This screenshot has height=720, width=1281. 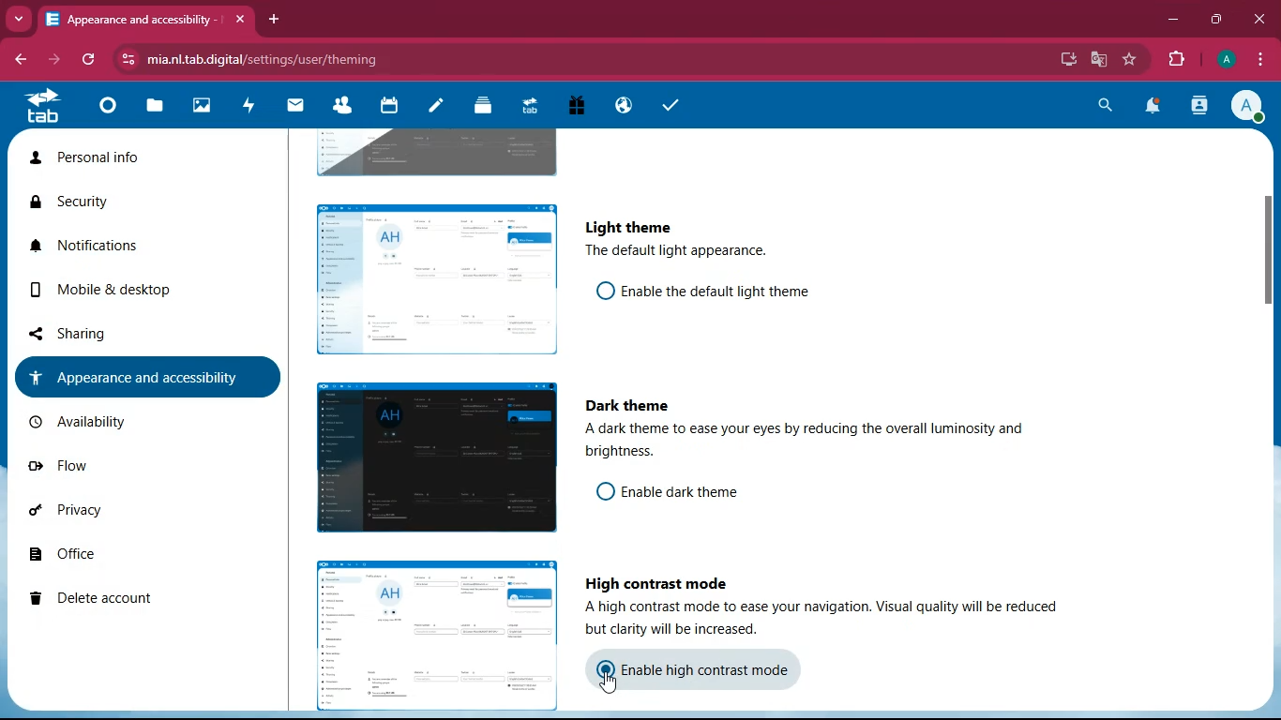 I want to click on on/off button, so click(x=598, y=290).